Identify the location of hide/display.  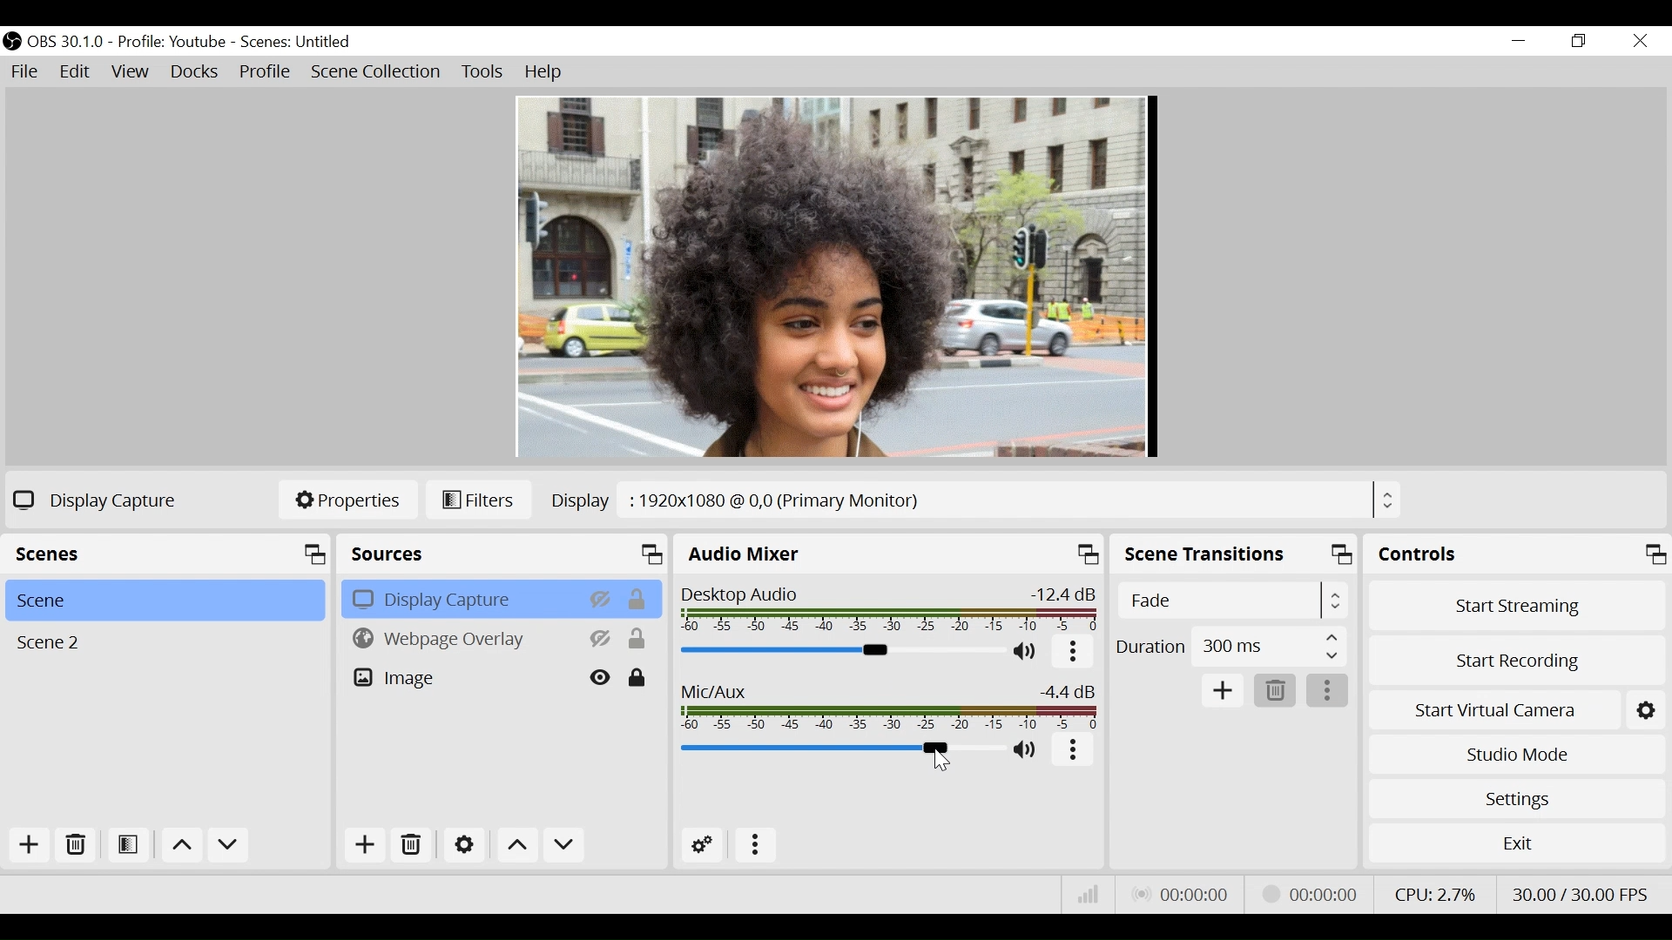
(602, 639).